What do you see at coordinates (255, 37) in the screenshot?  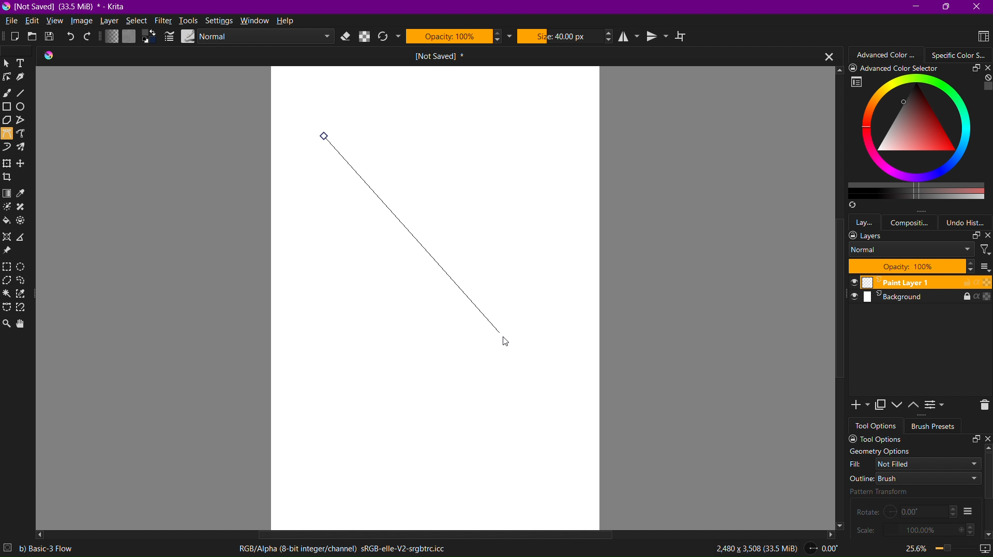 I see `Blending Mode` at bounding box center [255, 37].